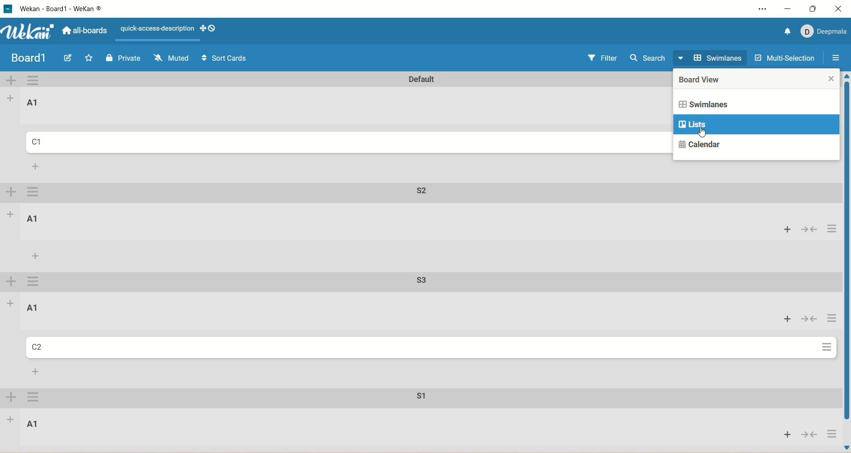 The height and width of the screenshot is (453, 851). What do you see at coordinates (846, 262) in the screenshot?
I see `vertical scroll bar` at bounding box center [846, 262].